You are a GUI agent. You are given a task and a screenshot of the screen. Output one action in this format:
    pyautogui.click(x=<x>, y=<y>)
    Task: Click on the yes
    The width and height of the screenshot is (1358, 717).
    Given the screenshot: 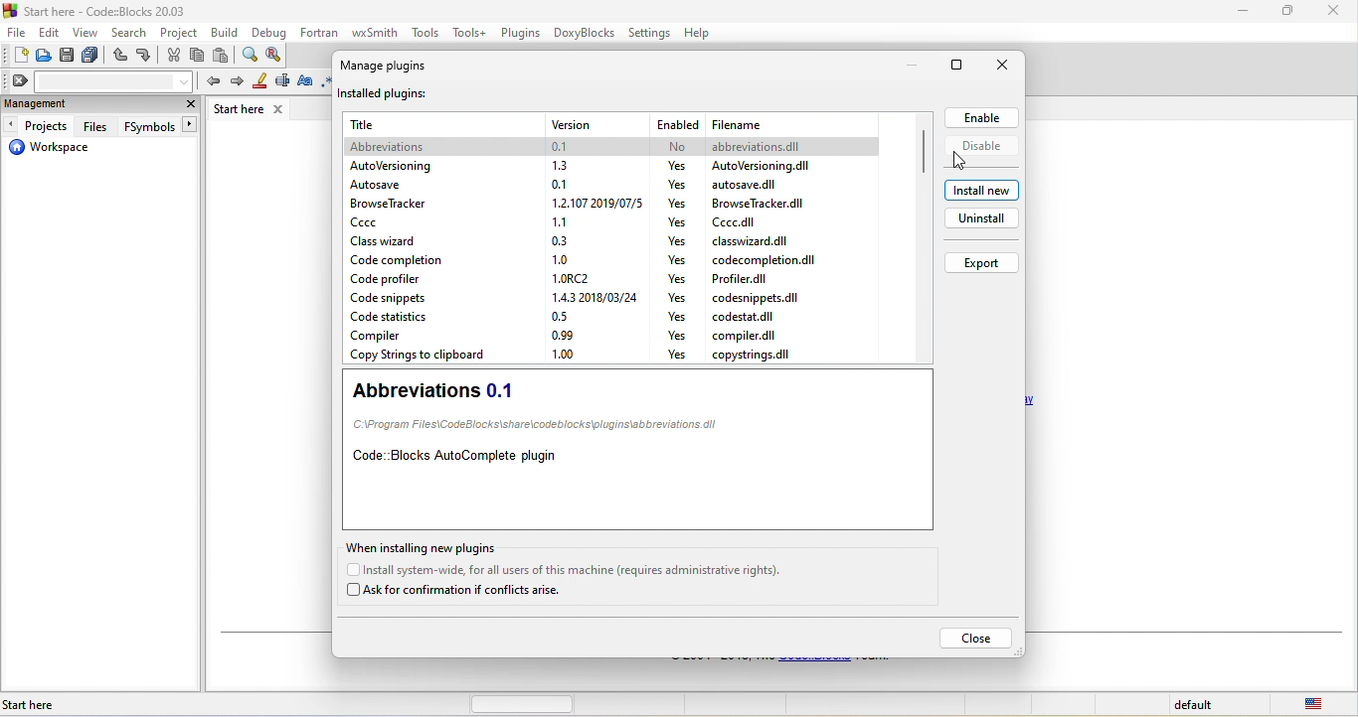 What is the action you would take?
    pyautogui.click(x=676, y=335)
    